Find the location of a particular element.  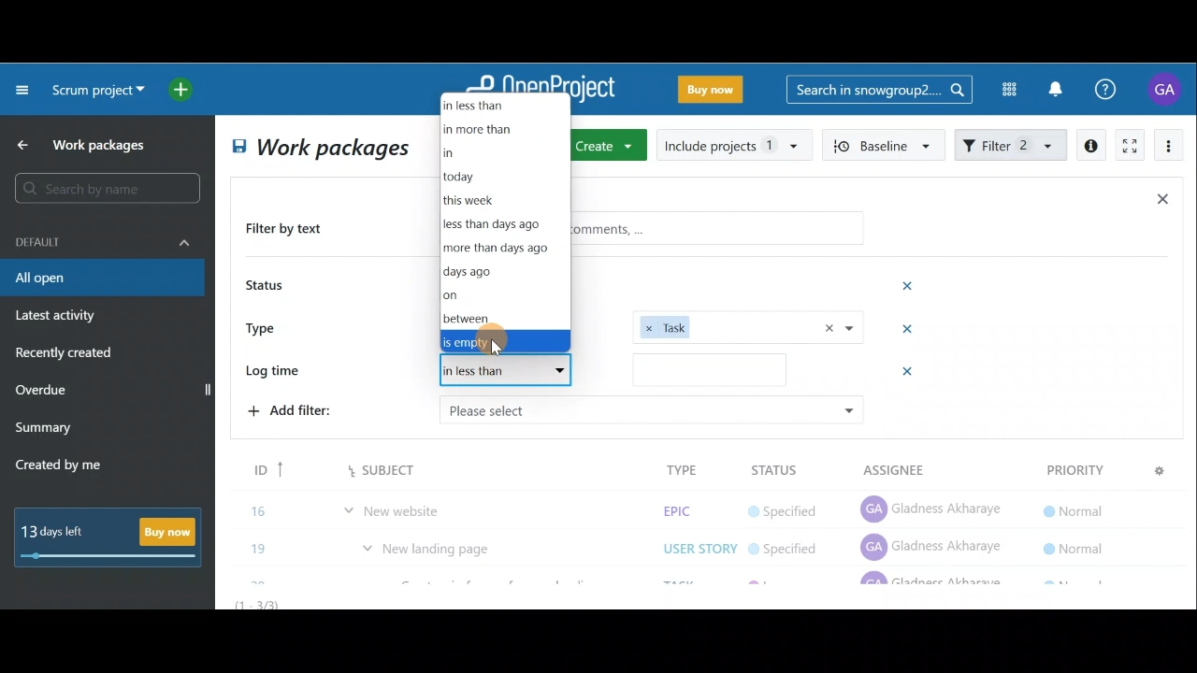

Buy now is located at coordinates (714, 93).